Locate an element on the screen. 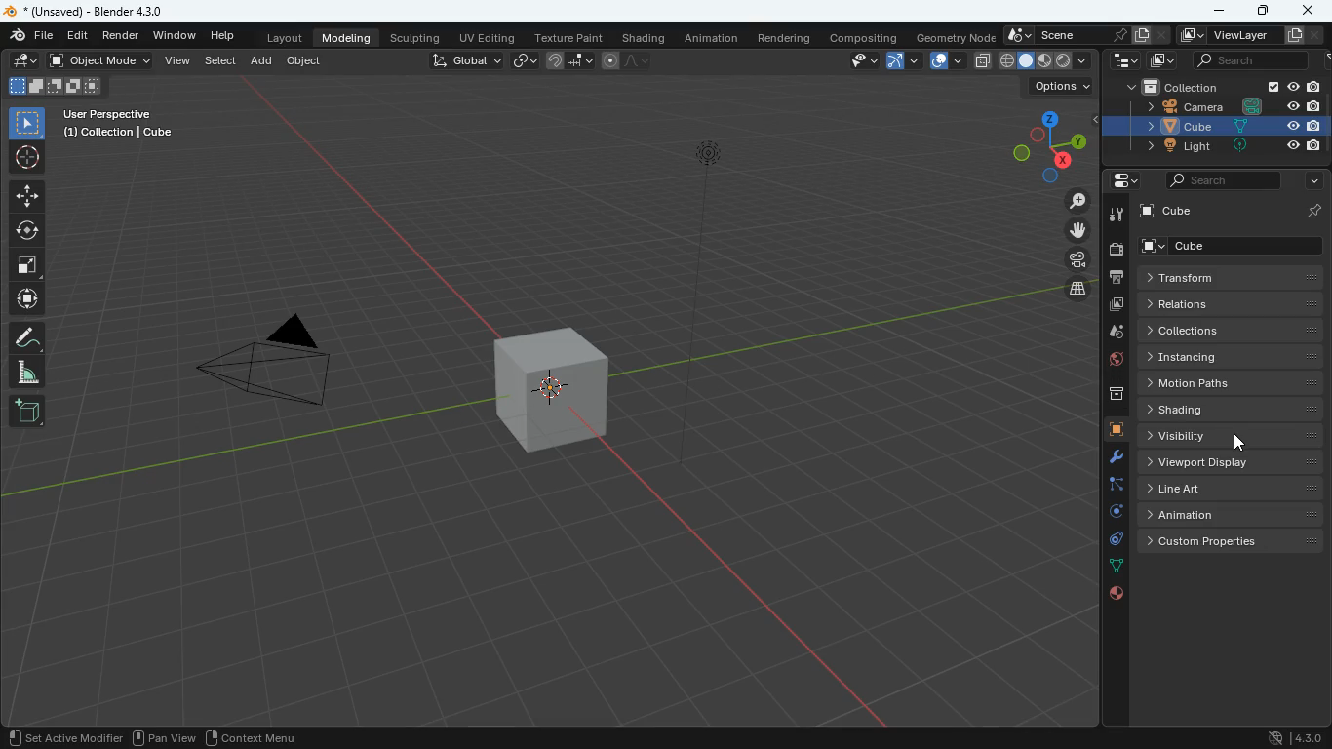 Image resolution: width=1332 pixels, height=749 pixels. overlap is located at coordinates (948, 59).